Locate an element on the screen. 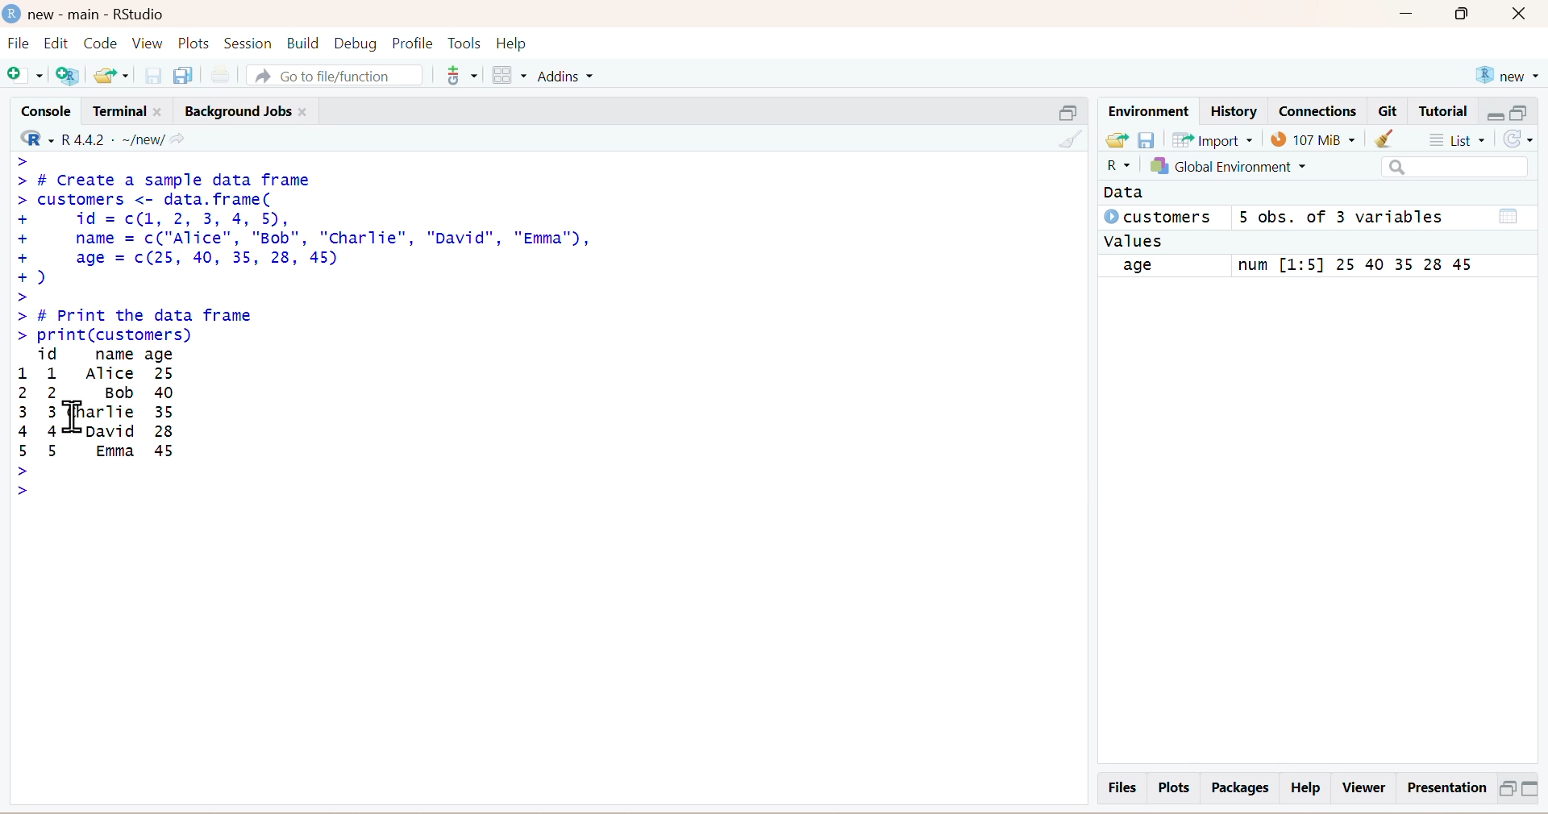 The height and width of the screenshot is (814, 1548). Clear Objects from workspaces is located at coordinates (1399, 139).